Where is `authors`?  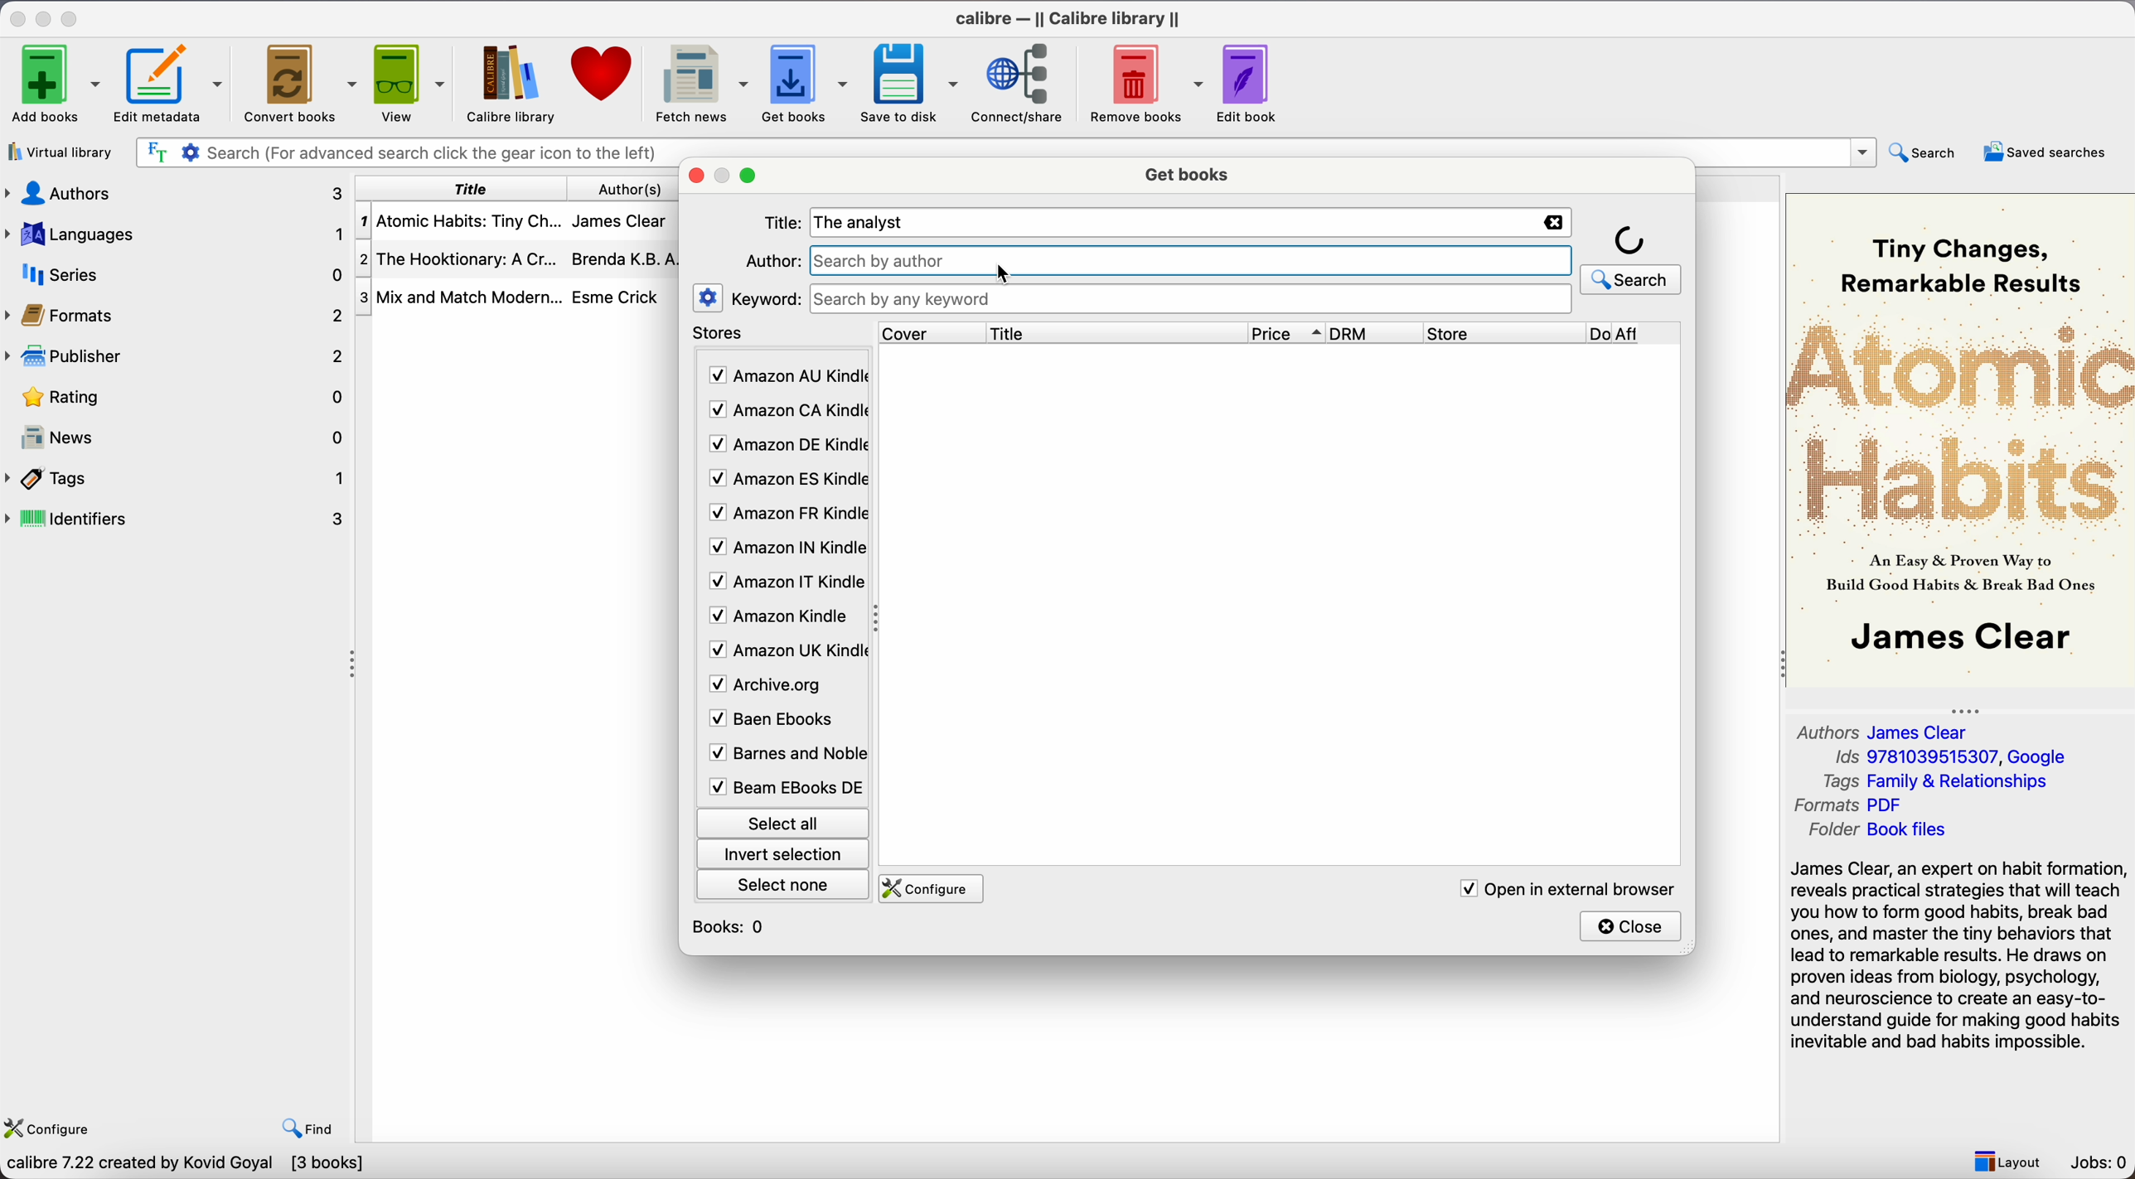
authors is located at coordinates (631, 190).